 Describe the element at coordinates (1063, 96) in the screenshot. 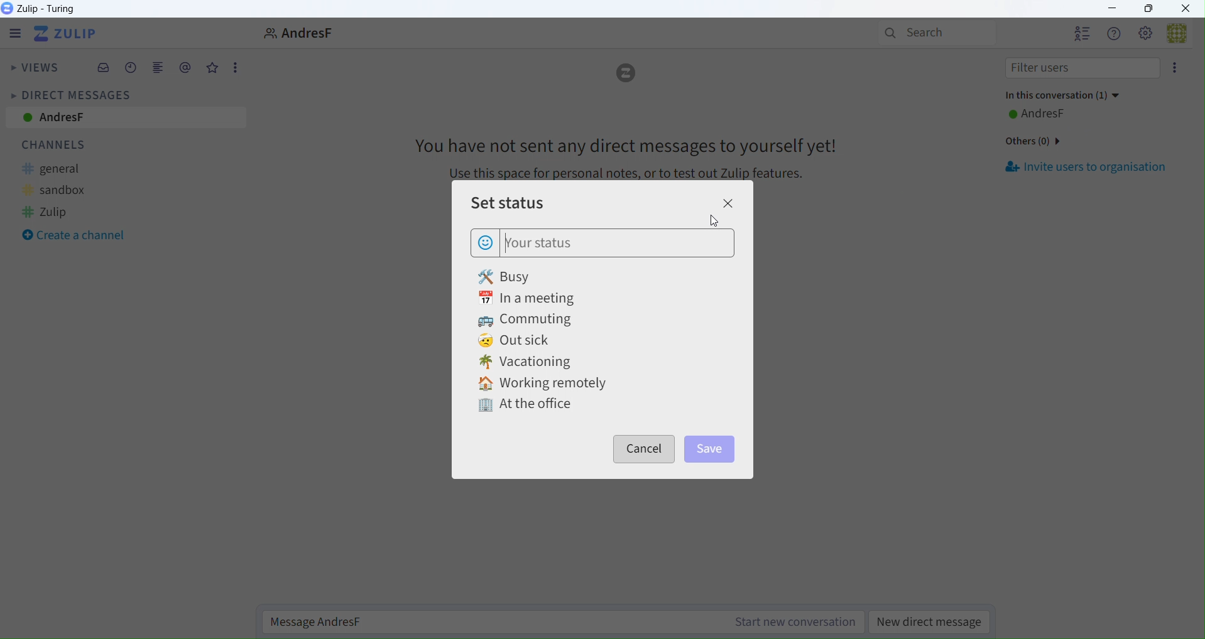

I see `In this conversation` at that location.